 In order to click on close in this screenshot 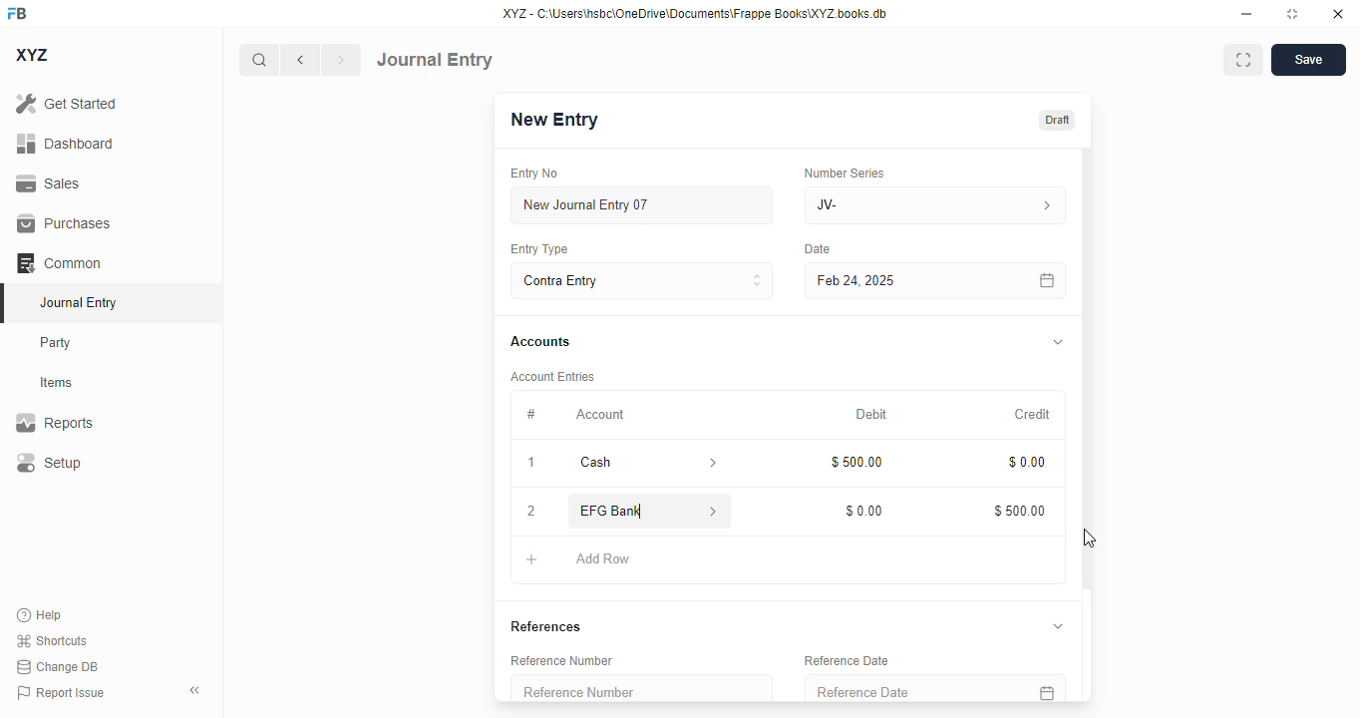, I will do `click(1338, 14)`.